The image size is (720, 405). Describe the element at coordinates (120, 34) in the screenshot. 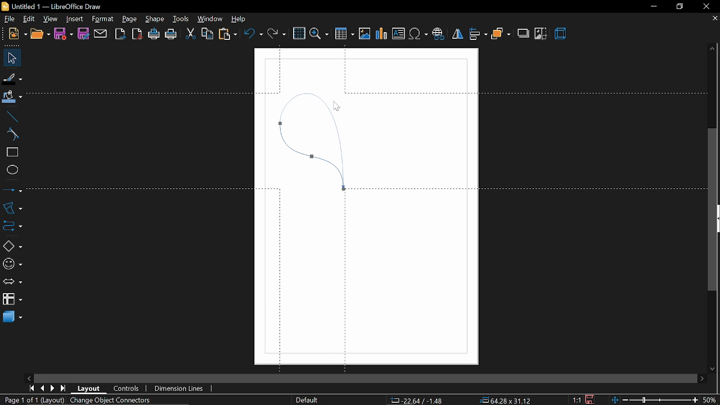

I see `export` at that location.